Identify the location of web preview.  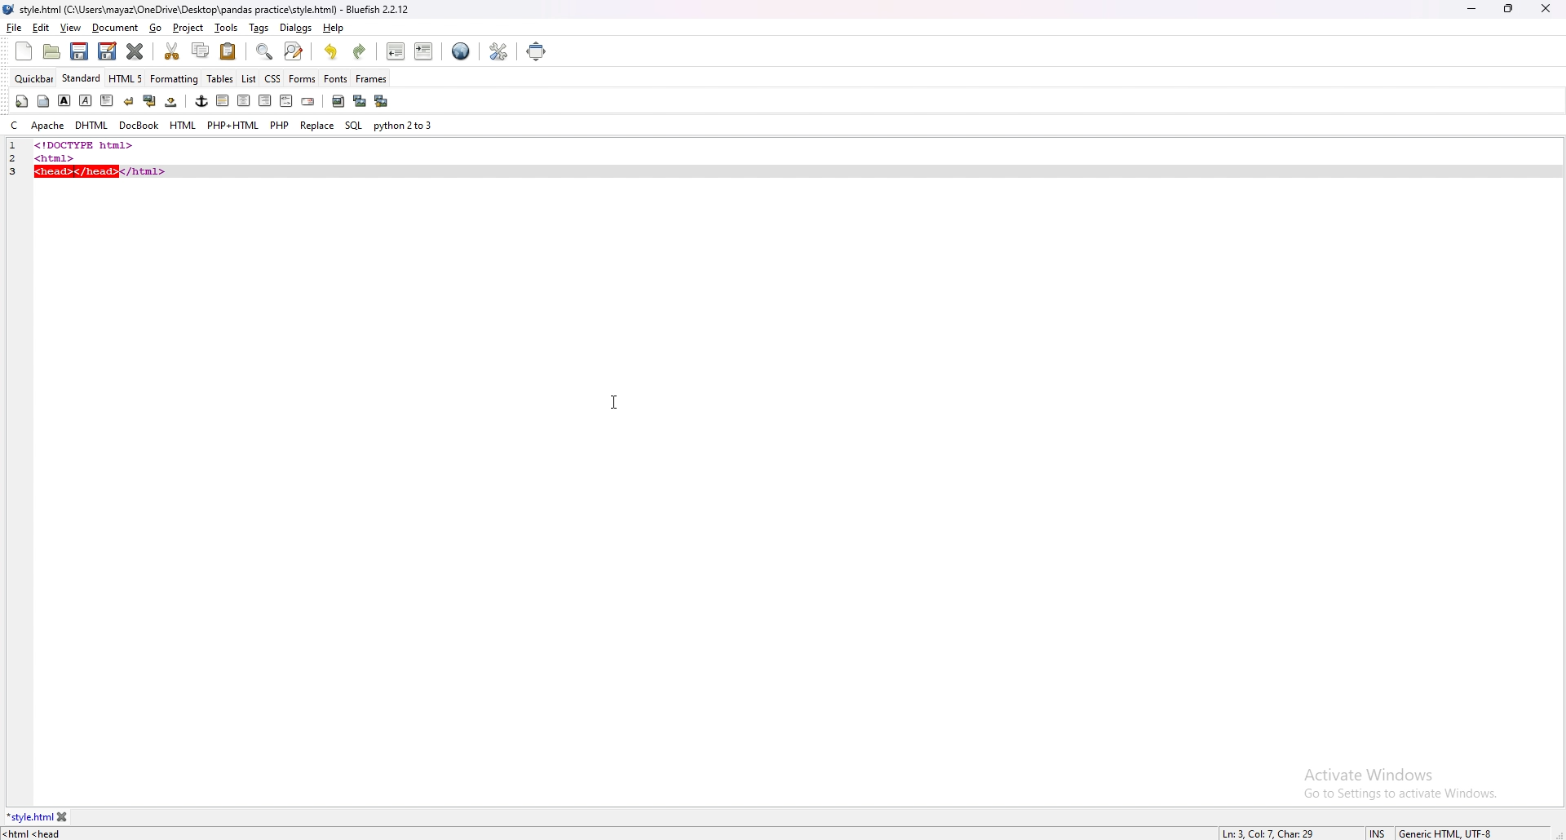
(461, 51).